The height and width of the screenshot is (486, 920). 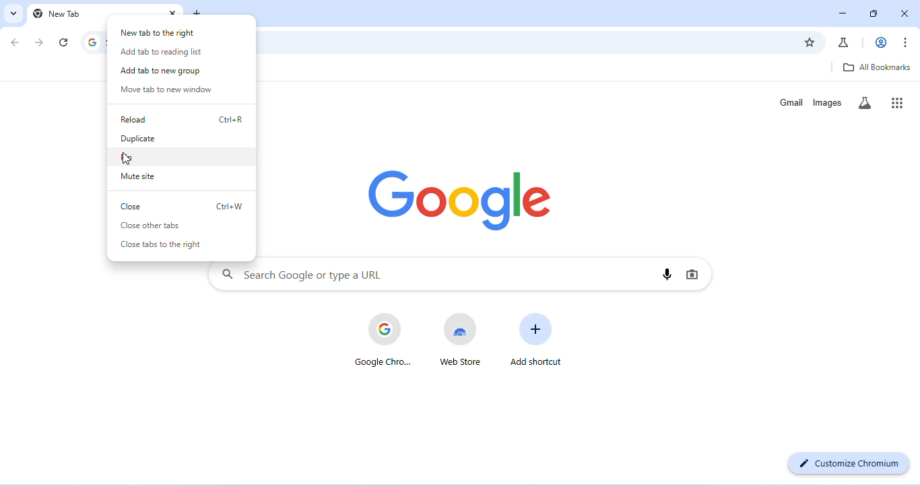 What do you see at coordinates (167, 246) in the screenshot?
I see `close tabs to right` at bounding box center [167, 246].